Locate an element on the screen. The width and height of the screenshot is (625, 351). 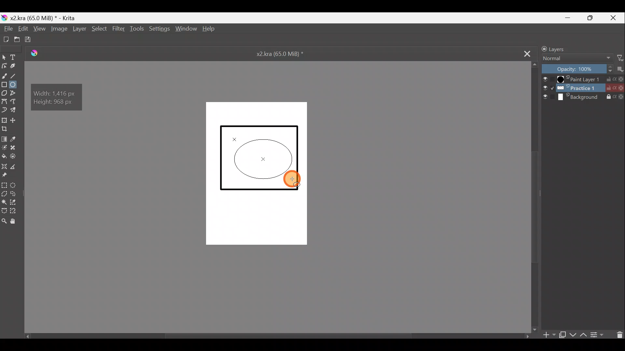
Colourise mask tool is located at coordinates (4, 148).